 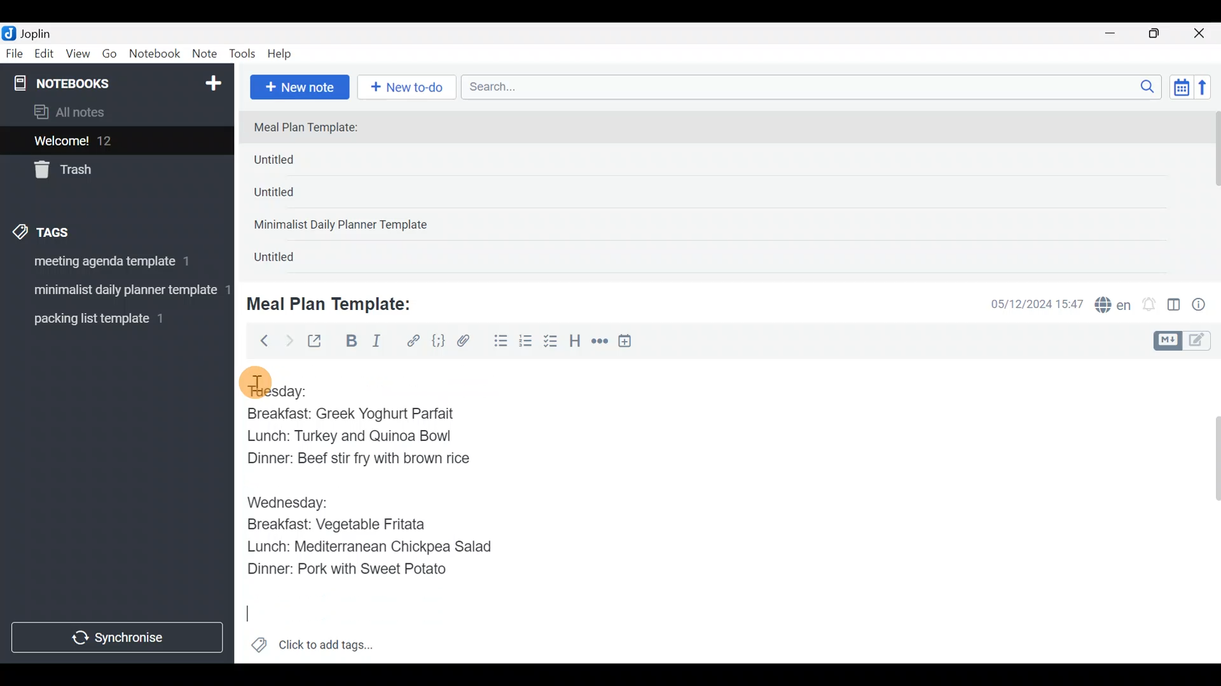 I want to click on Back, so click(x=259, y=340).